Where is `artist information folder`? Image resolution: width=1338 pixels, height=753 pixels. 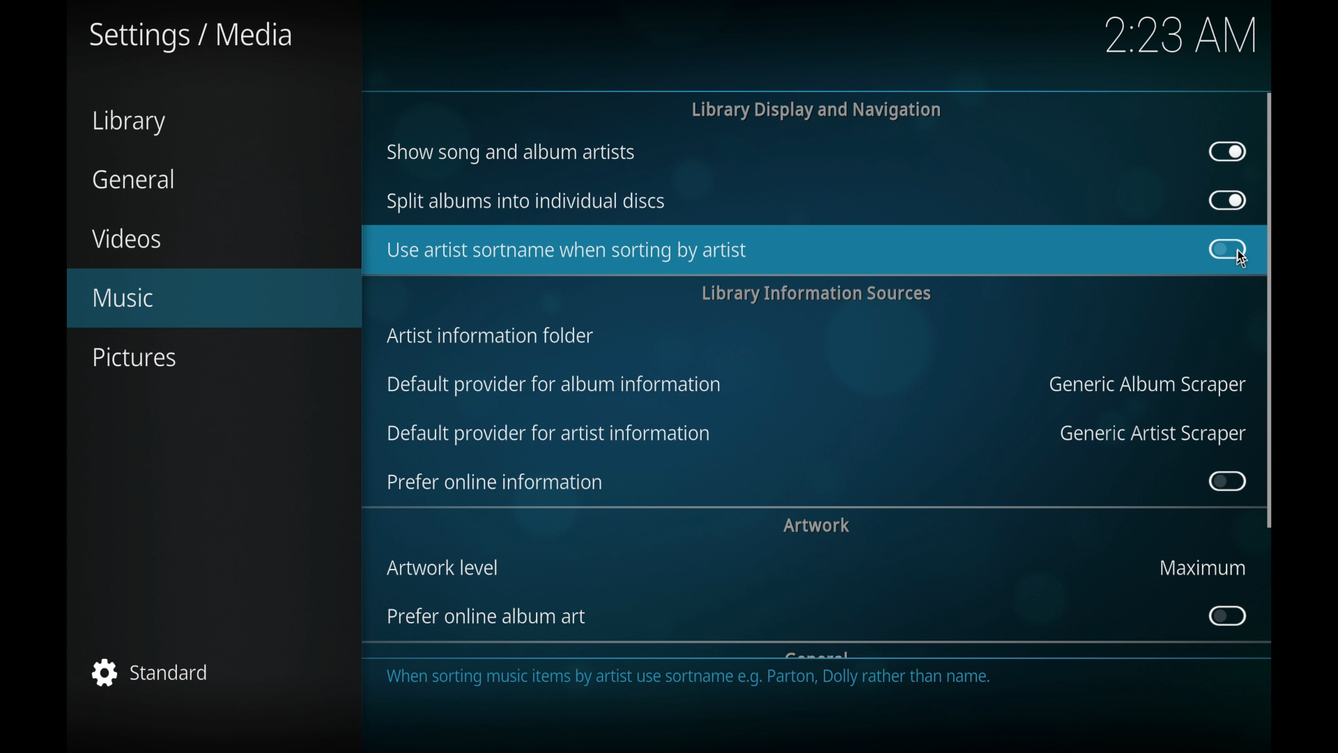
artist information folder is located at coordinates (491, 336).